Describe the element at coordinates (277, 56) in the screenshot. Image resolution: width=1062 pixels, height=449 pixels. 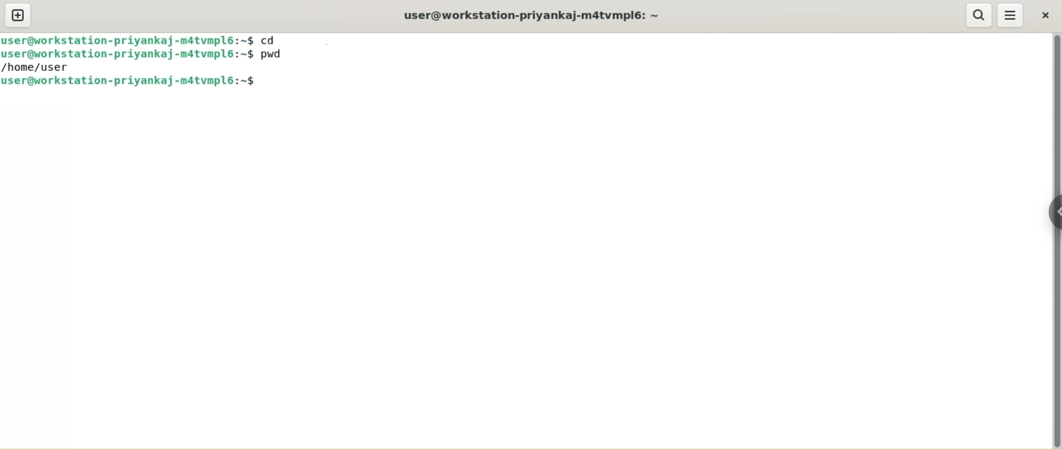
I see `pwd` at that location.